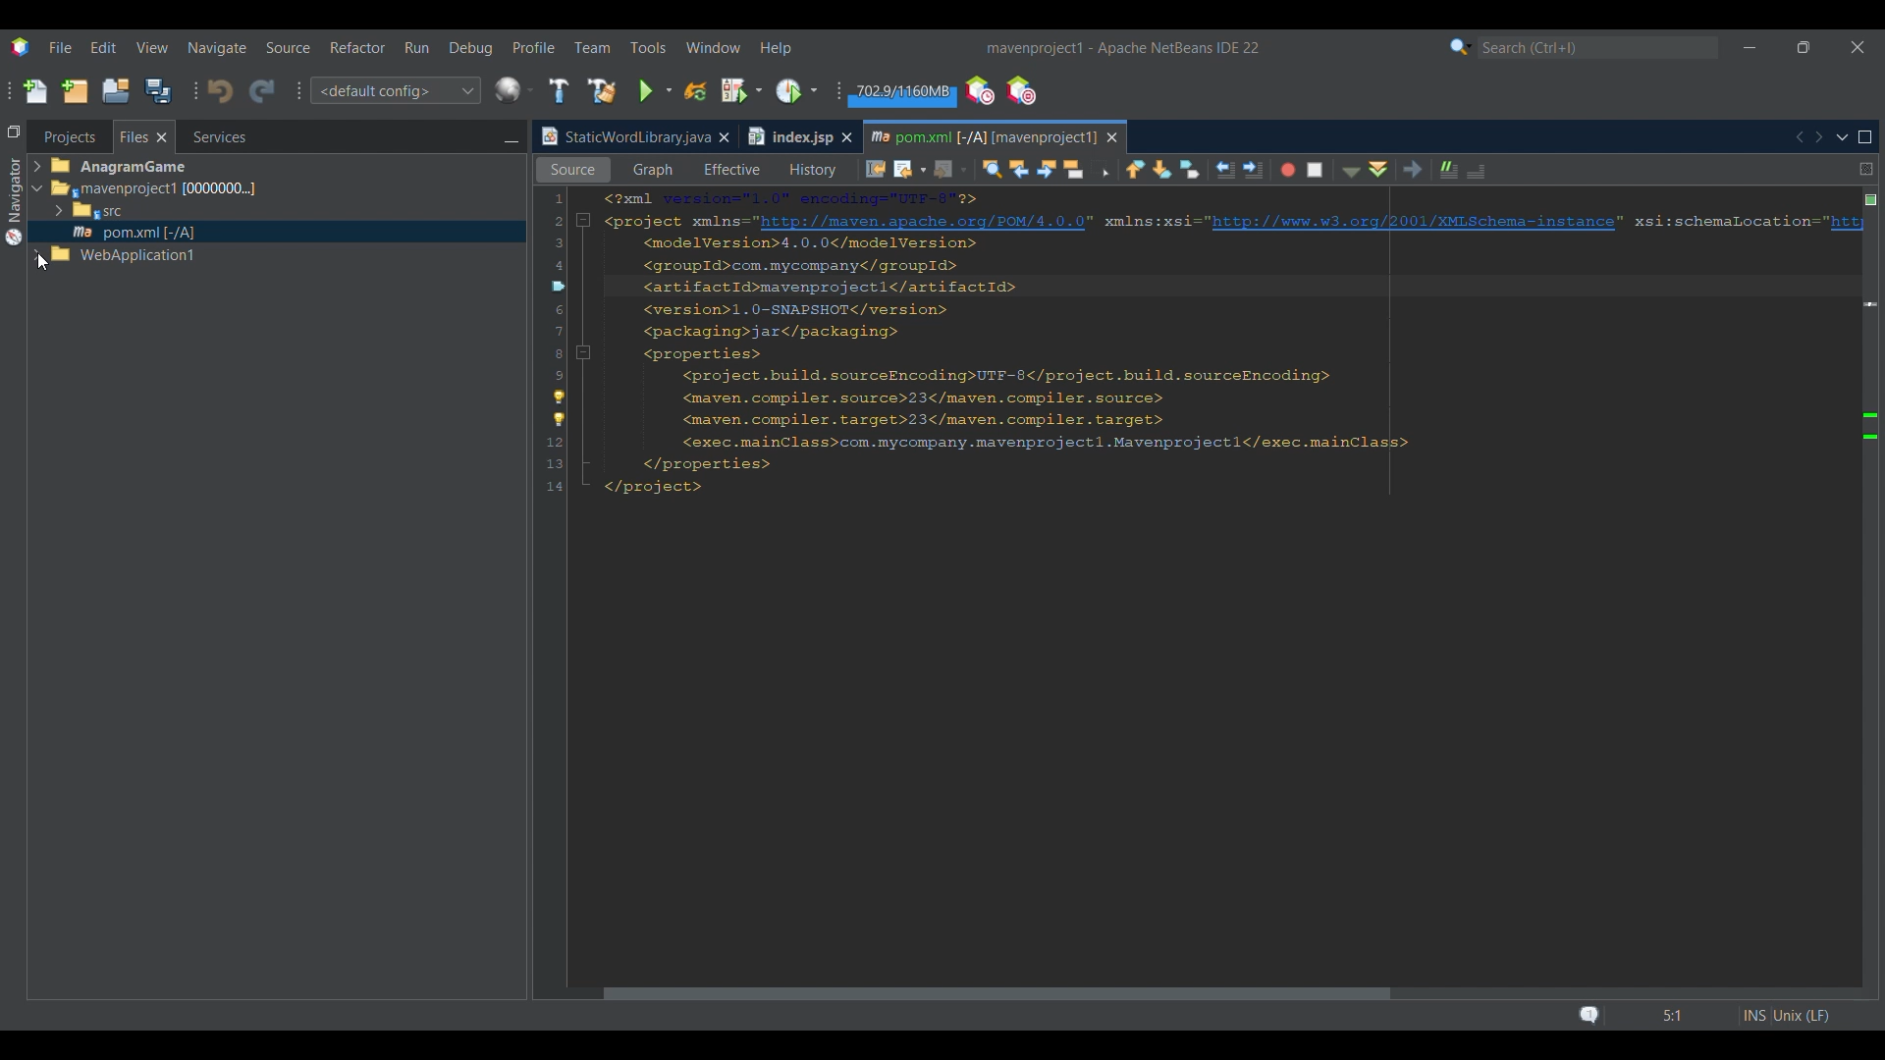 The width and height of the screenshot is (1885, 1060). I want to click on Start macro recording, so click(1286, 171).